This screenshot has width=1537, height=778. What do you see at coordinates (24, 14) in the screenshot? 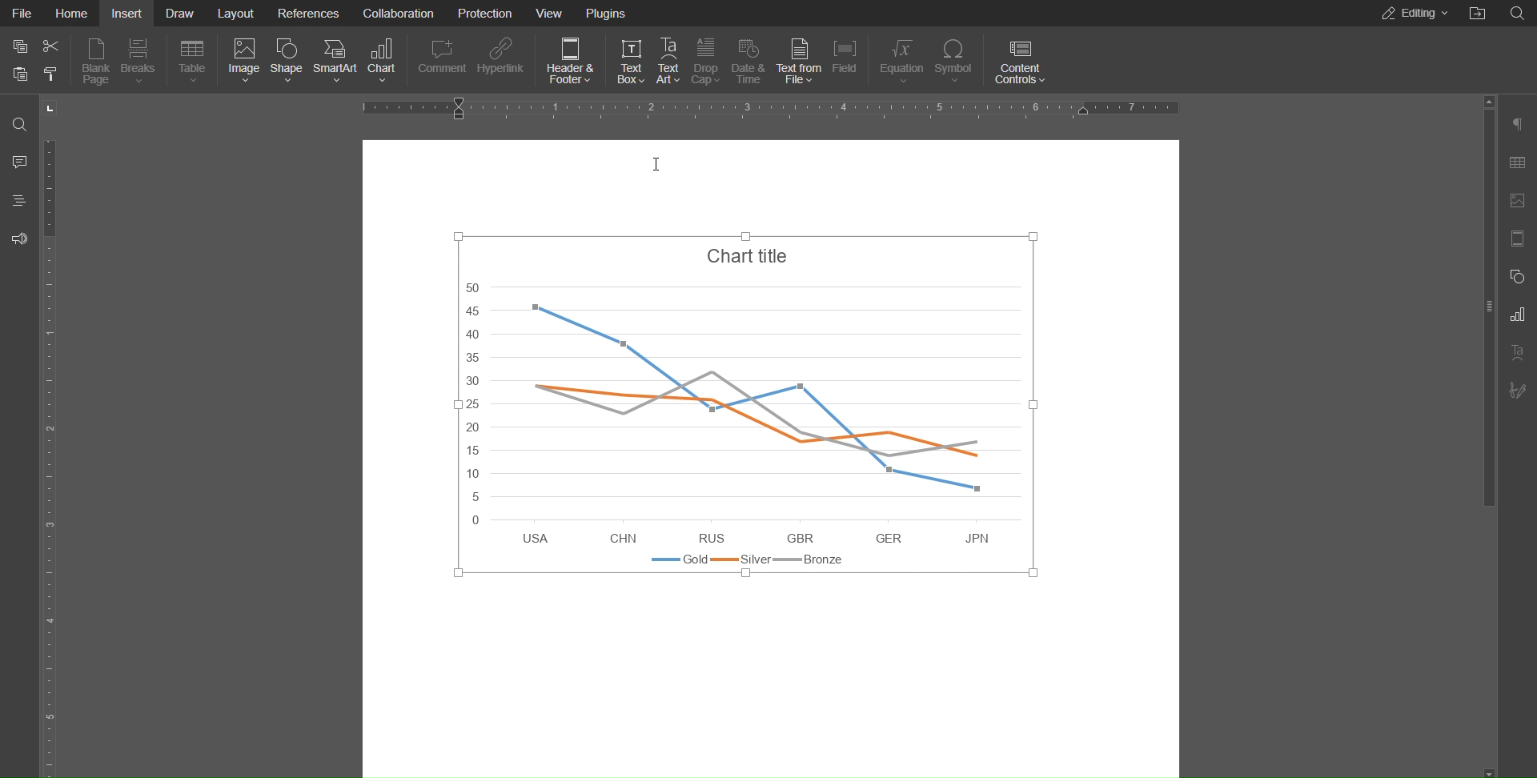
I see `File` at bounding box center [24, 14].